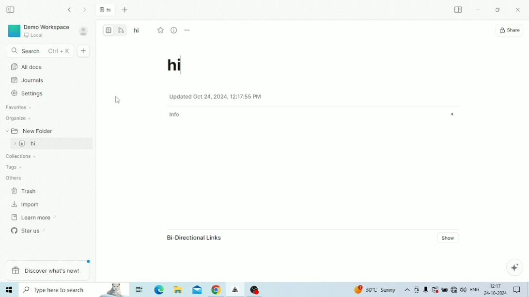  What do you see at coordinates (236, 290) in the screenshot?
I see `Affine` at bounding box center [236, 290].